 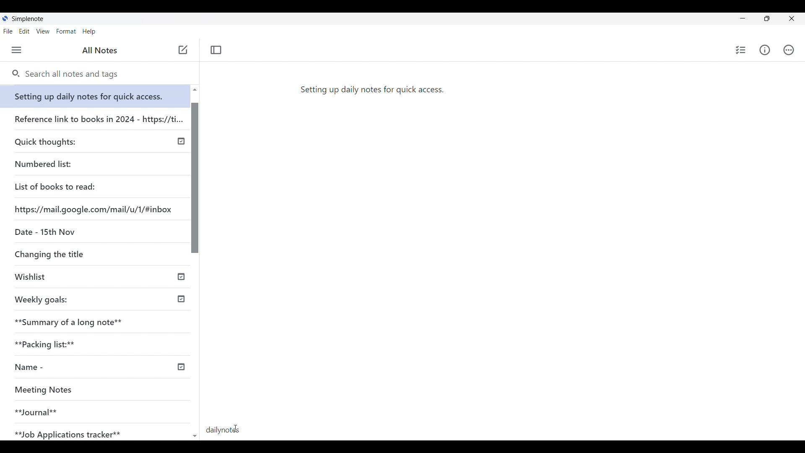 I want to click on Tag typed in, so click(x=226, y=430).